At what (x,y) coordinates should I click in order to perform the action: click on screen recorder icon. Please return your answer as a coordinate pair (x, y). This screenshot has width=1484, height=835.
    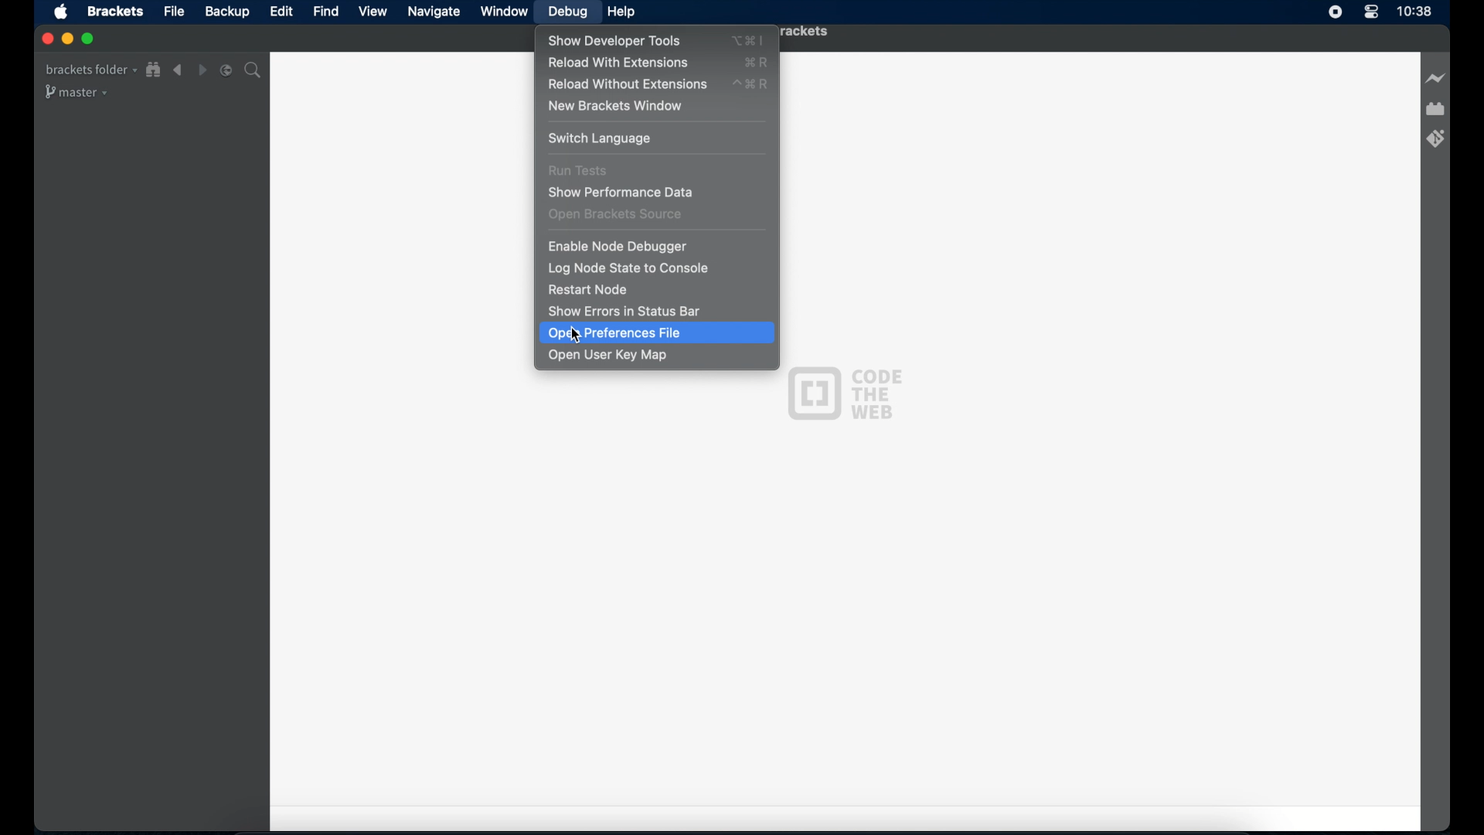
    Looking at the image, I should click on (1336, 12).